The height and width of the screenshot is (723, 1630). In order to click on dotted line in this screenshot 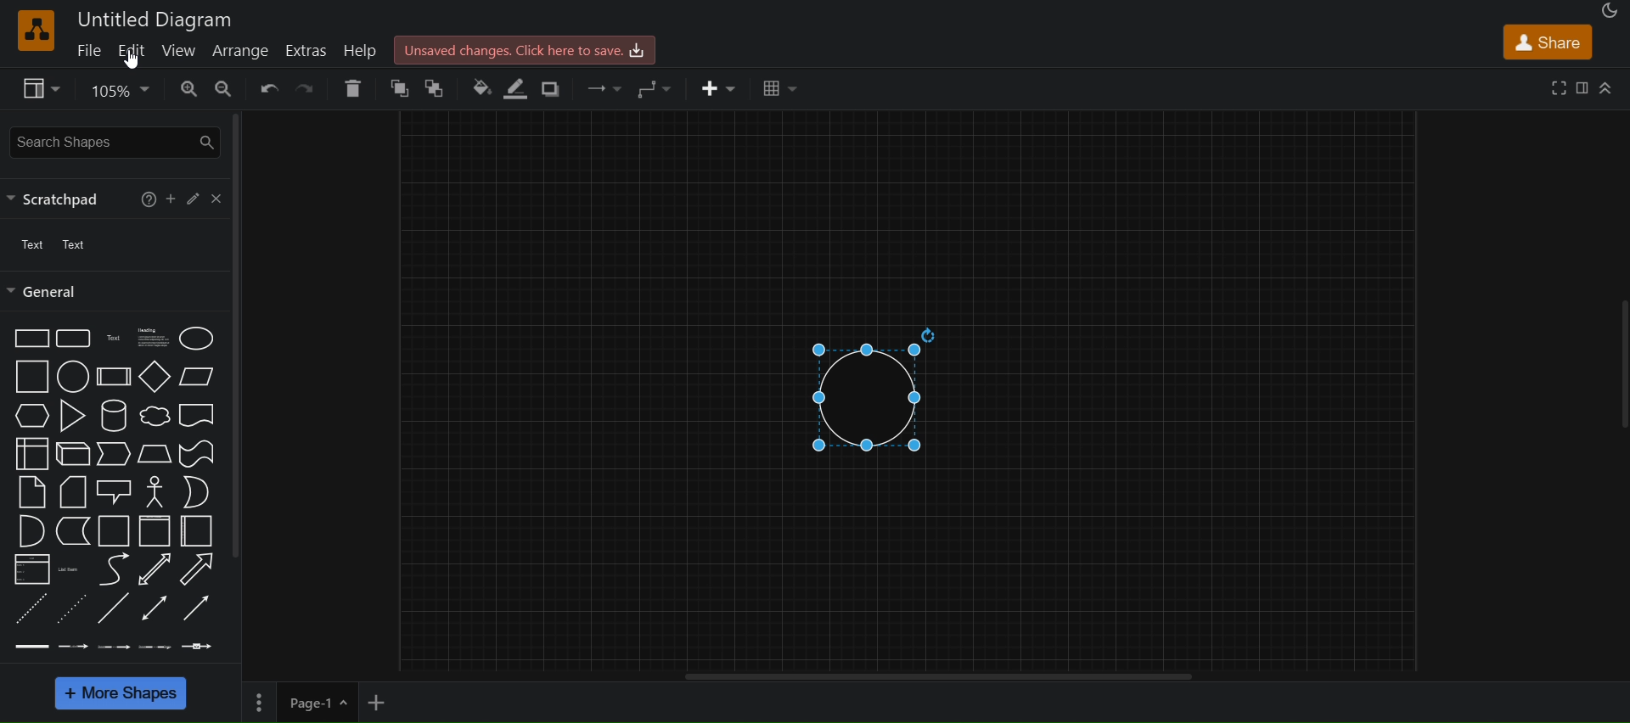, I will do `click(74, 609)`.